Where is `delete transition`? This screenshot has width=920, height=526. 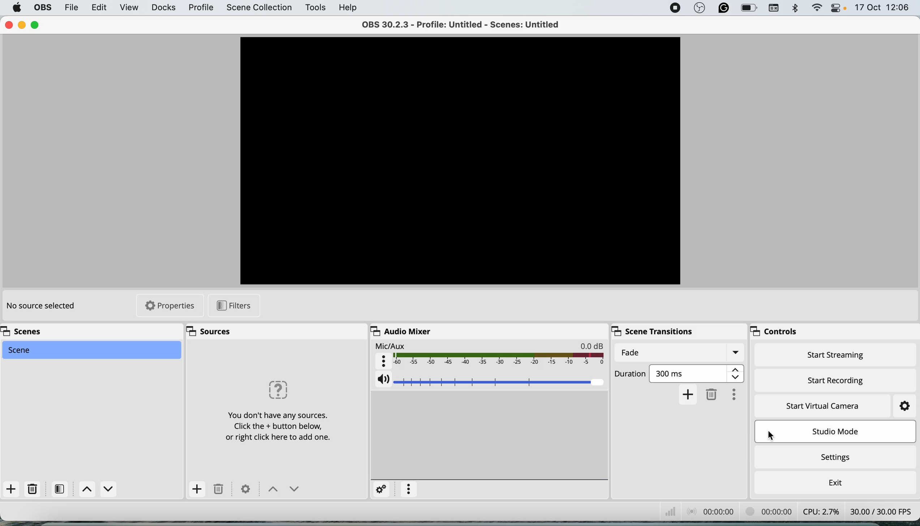
delete transition is located at coordinates (712, 394).